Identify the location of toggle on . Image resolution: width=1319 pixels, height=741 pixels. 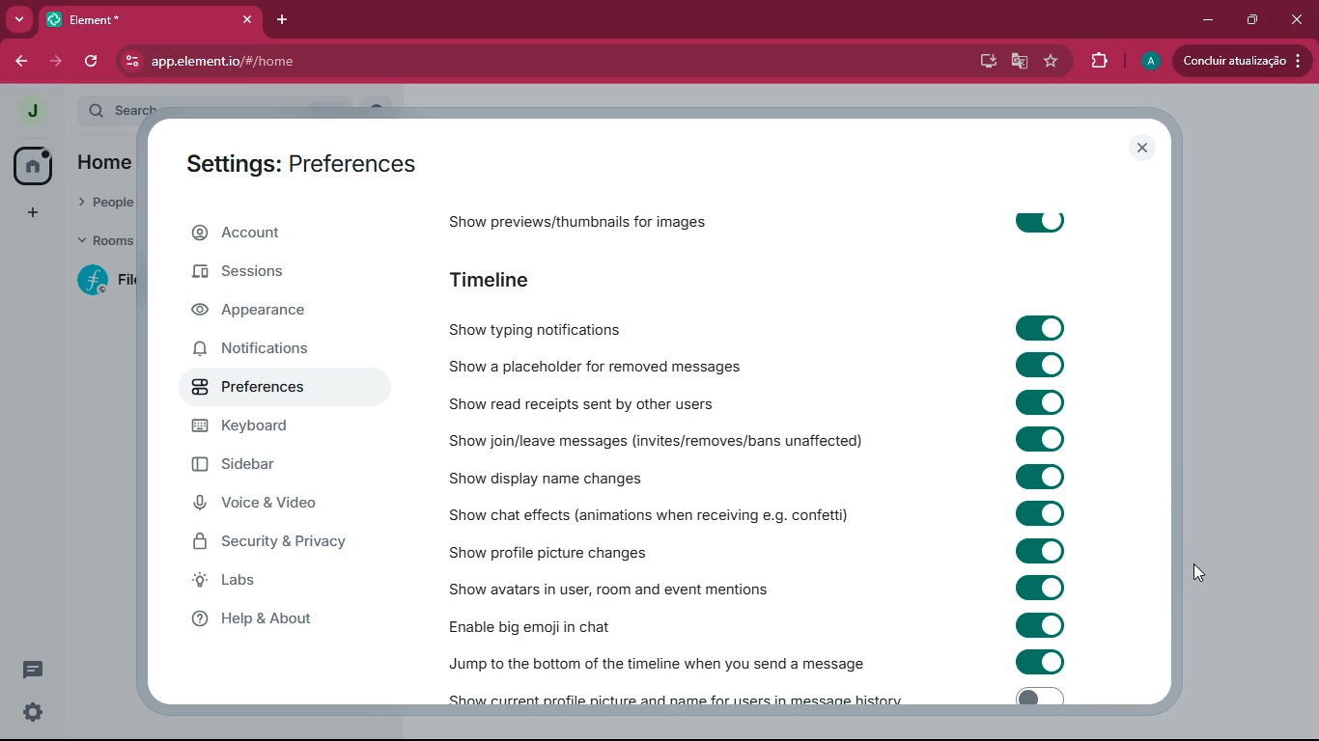
(1036, 328).